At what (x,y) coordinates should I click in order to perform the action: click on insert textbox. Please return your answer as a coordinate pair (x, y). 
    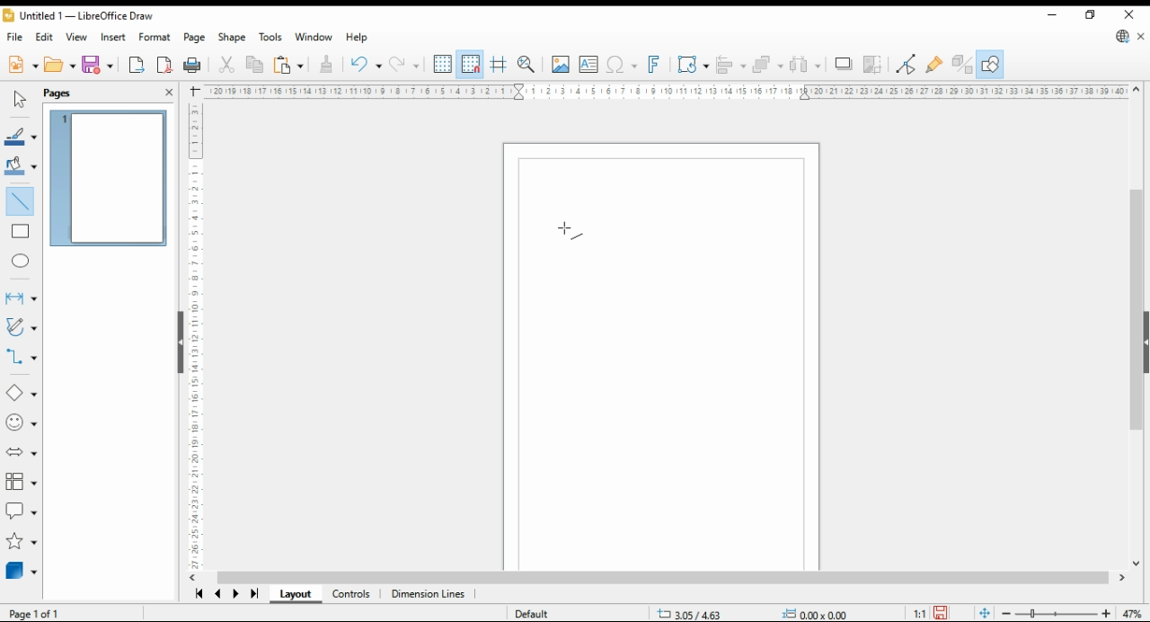
    Looking at the image, I should click on (588, 66).